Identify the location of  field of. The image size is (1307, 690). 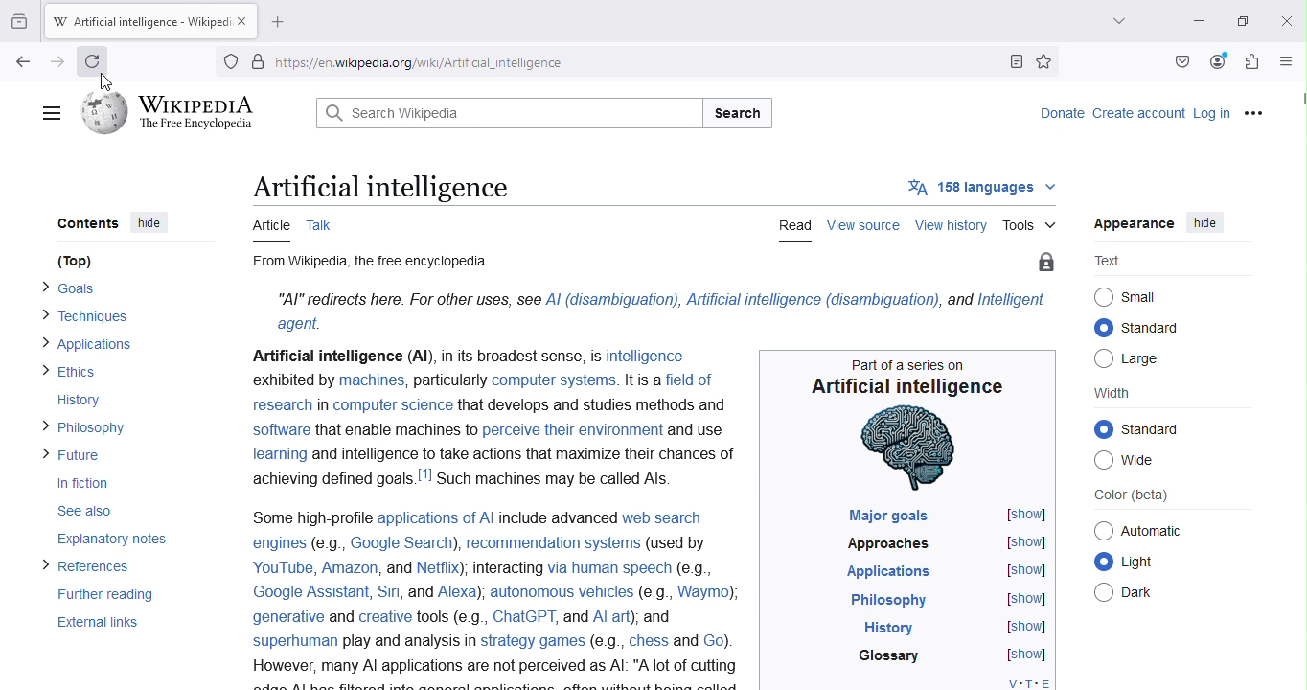
(693, 382).